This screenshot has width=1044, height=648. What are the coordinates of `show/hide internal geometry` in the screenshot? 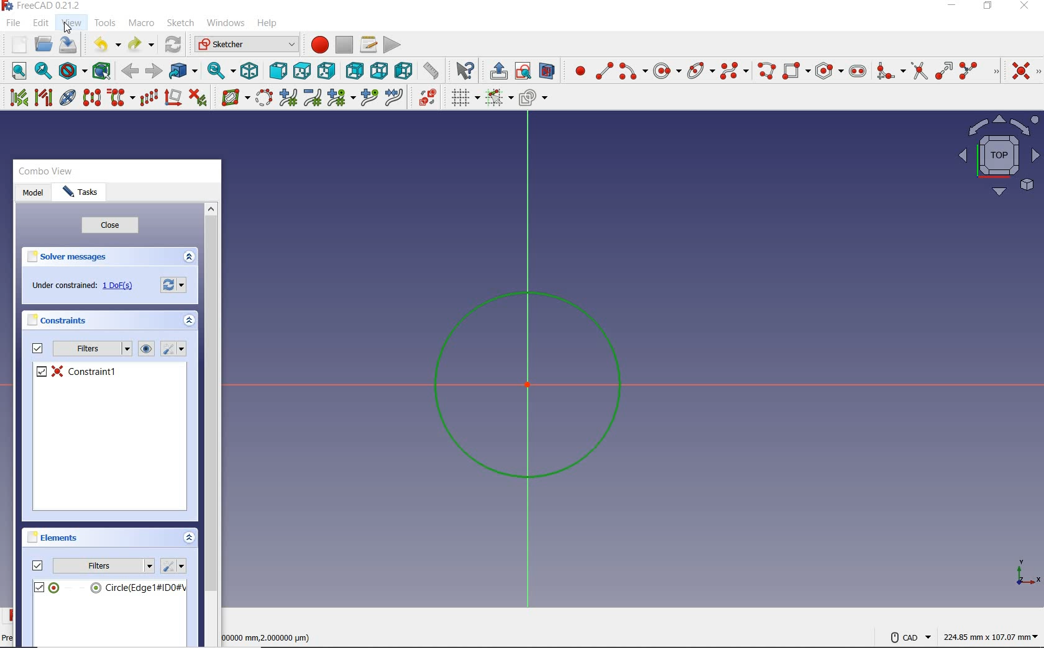 It's located at (67, 97).